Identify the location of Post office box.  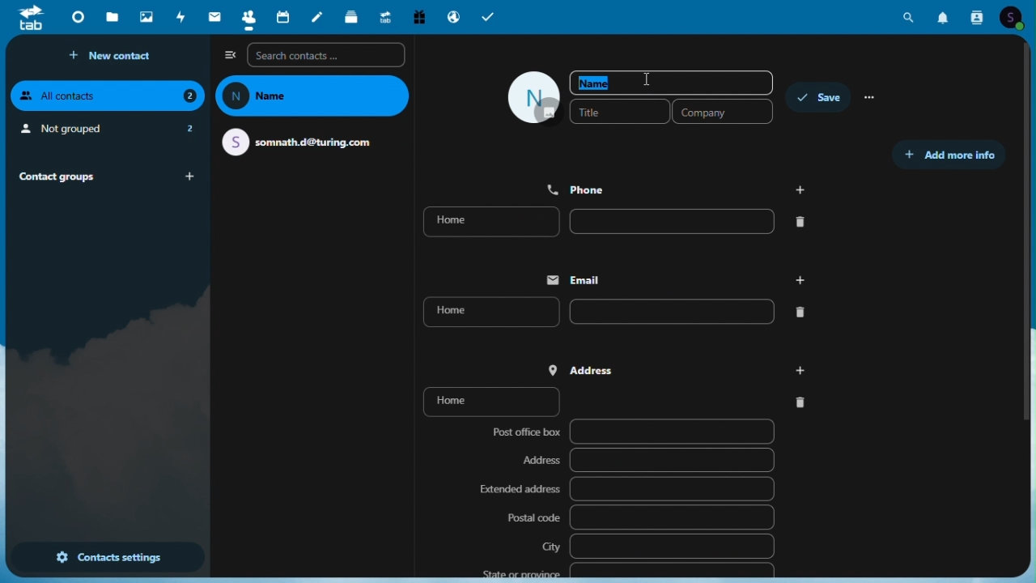
(630, 433).